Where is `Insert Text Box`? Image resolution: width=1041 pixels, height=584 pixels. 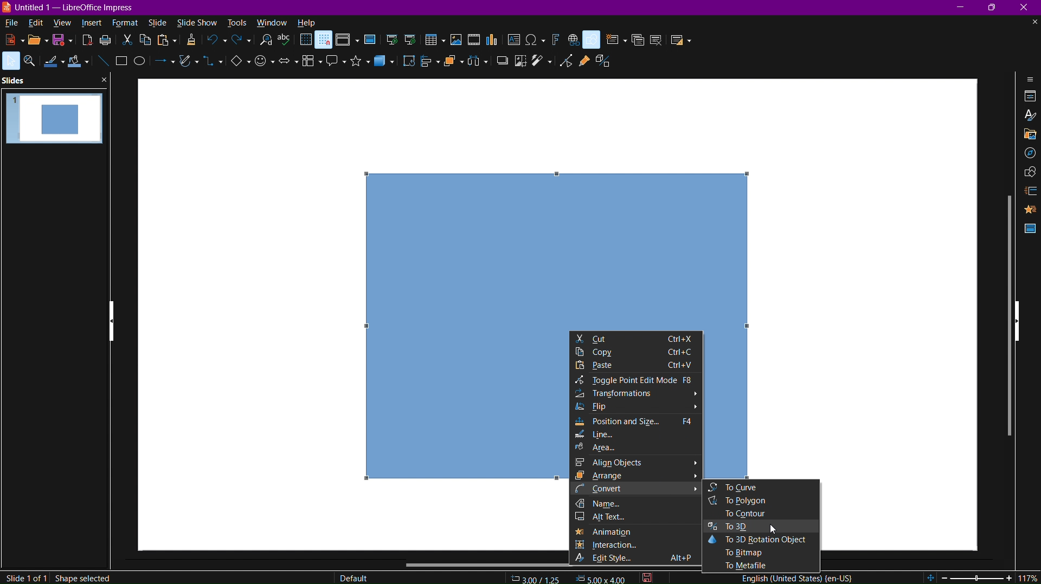
Insert Text Box is located at coordinates (516, 40).